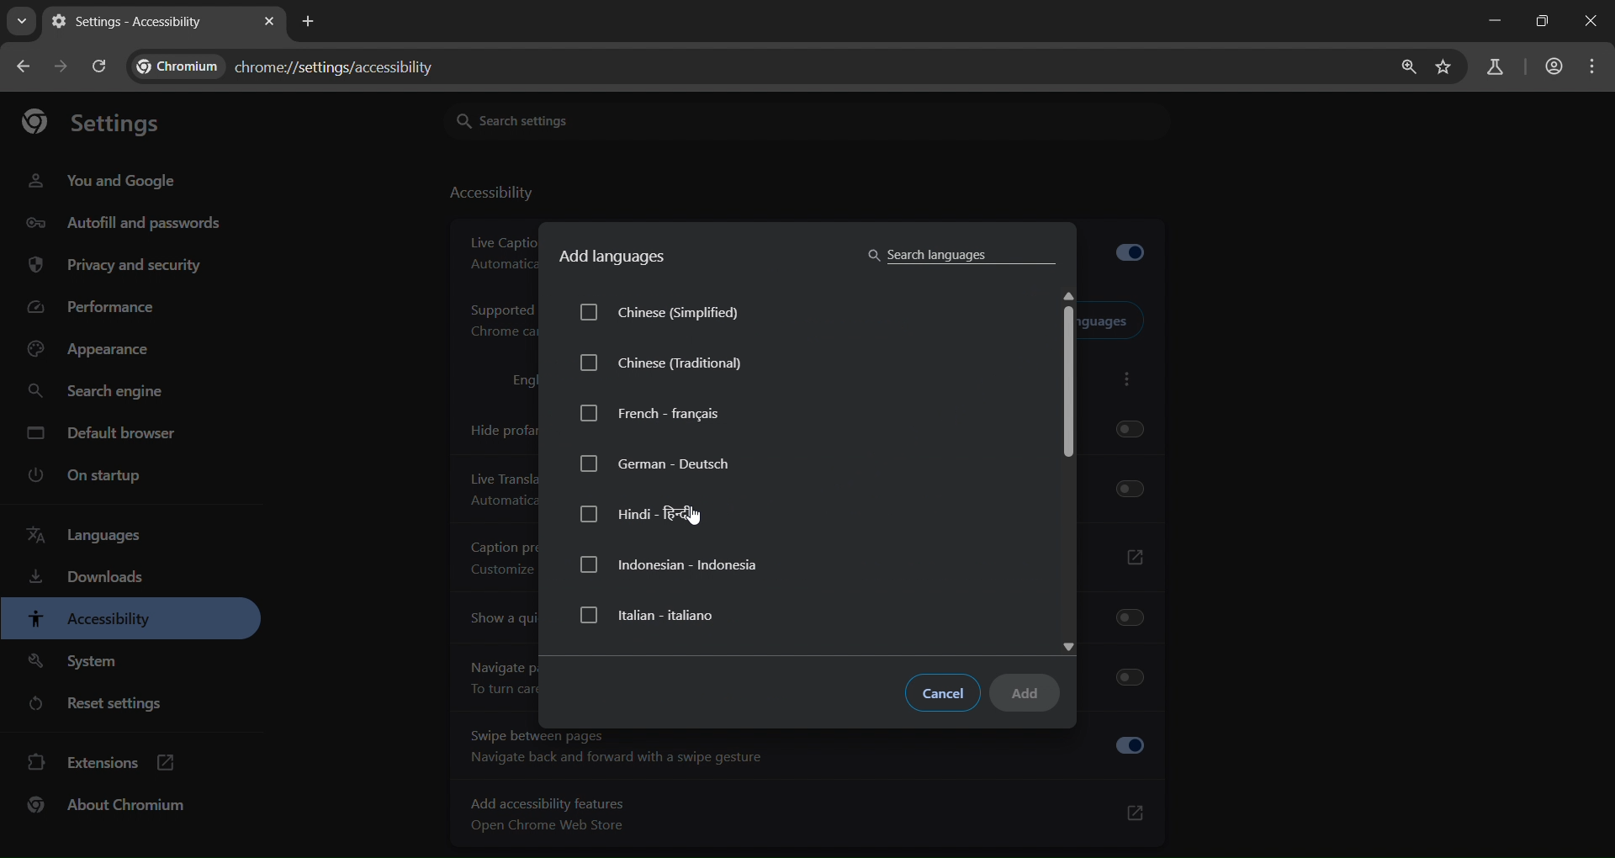 This screenshot has height=858, width=1615. I want to click on add languages, so click(614, 258).